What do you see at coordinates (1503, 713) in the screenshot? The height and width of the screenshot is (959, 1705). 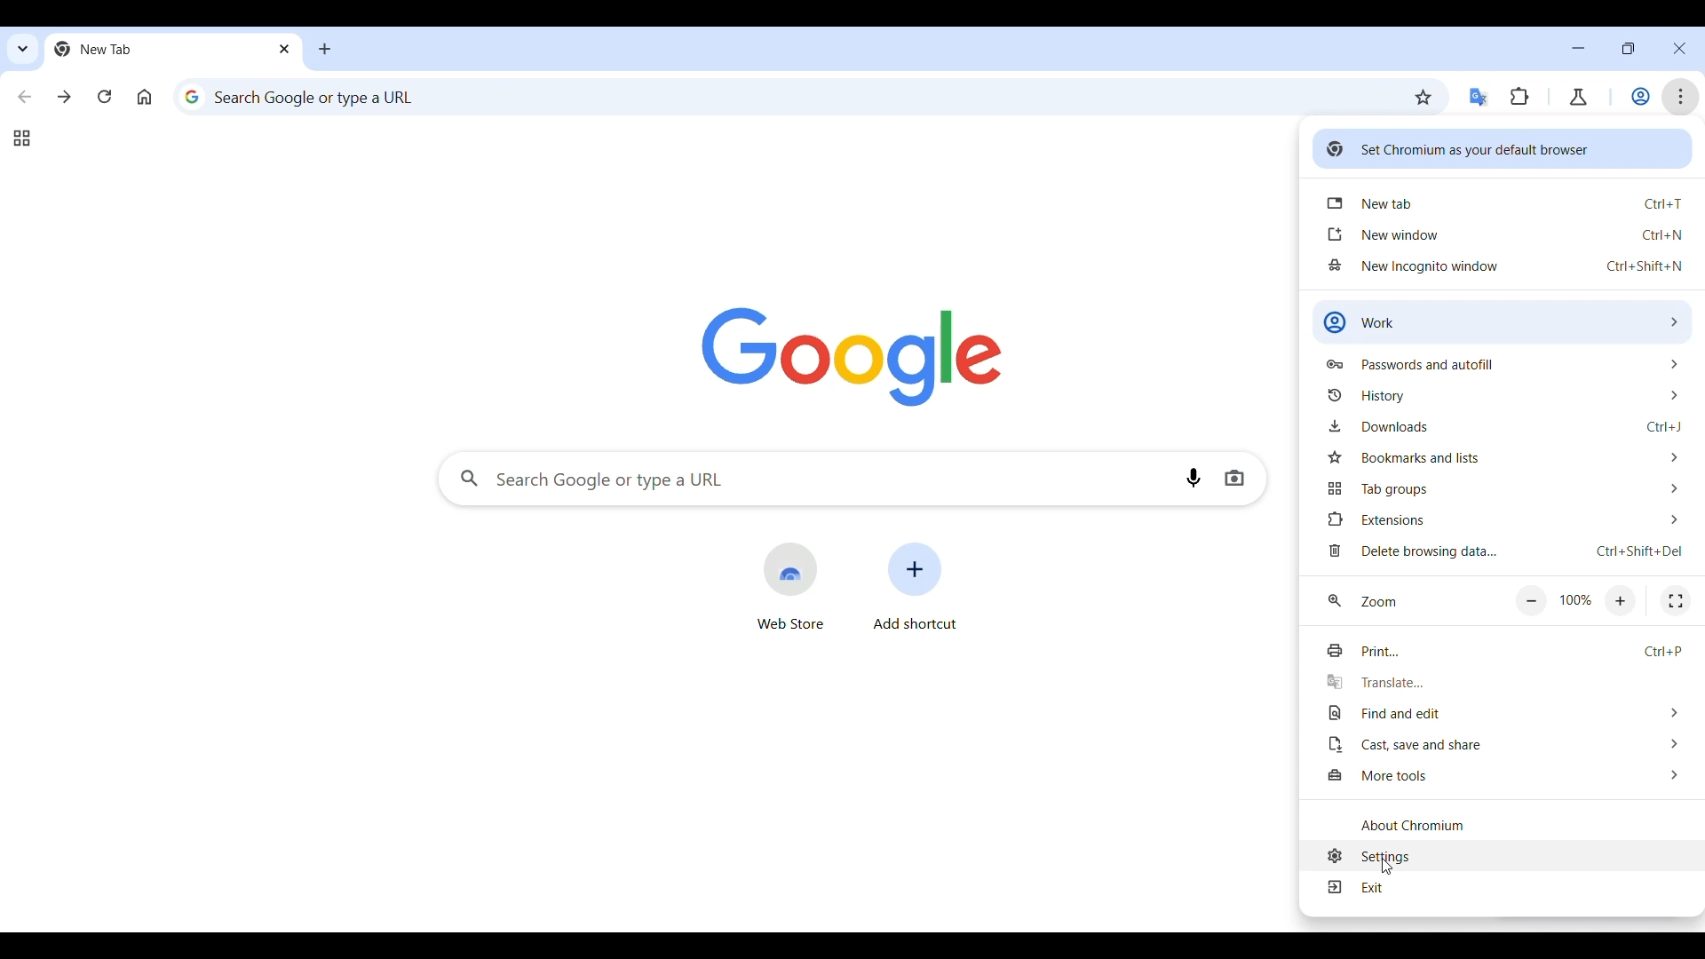 I see `Find and edit` at bounding box center [1503, 713].